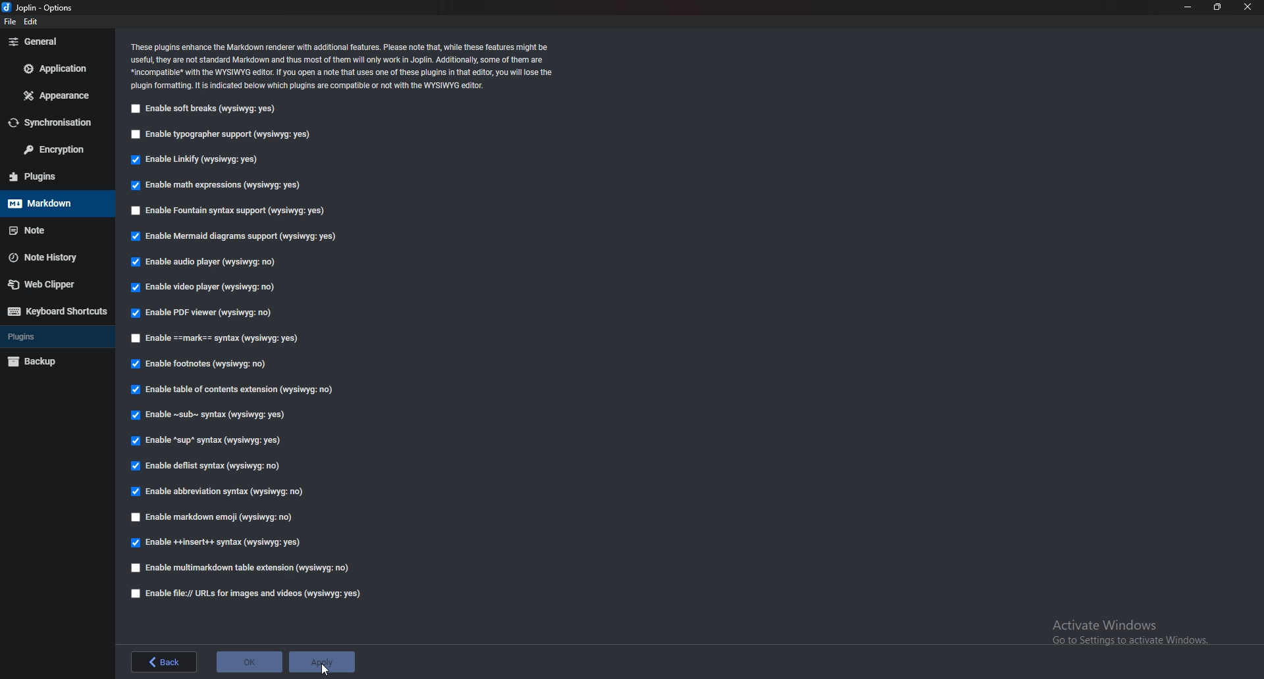 This screenshot has height=679, width=1264. What do you see at coordinates (53, 257) in the screenshot?
I see `note history` at bounding box center [53, 257].